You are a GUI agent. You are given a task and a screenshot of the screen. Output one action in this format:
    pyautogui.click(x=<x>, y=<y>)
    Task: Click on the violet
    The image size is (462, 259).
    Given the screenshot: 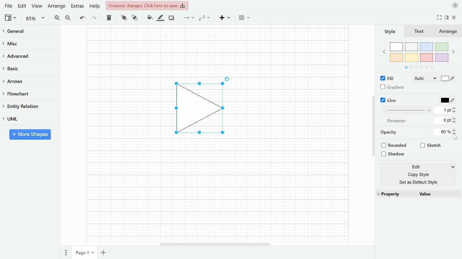 What is the action you would take?
    pyautogui.click(x=441, y=58)
    